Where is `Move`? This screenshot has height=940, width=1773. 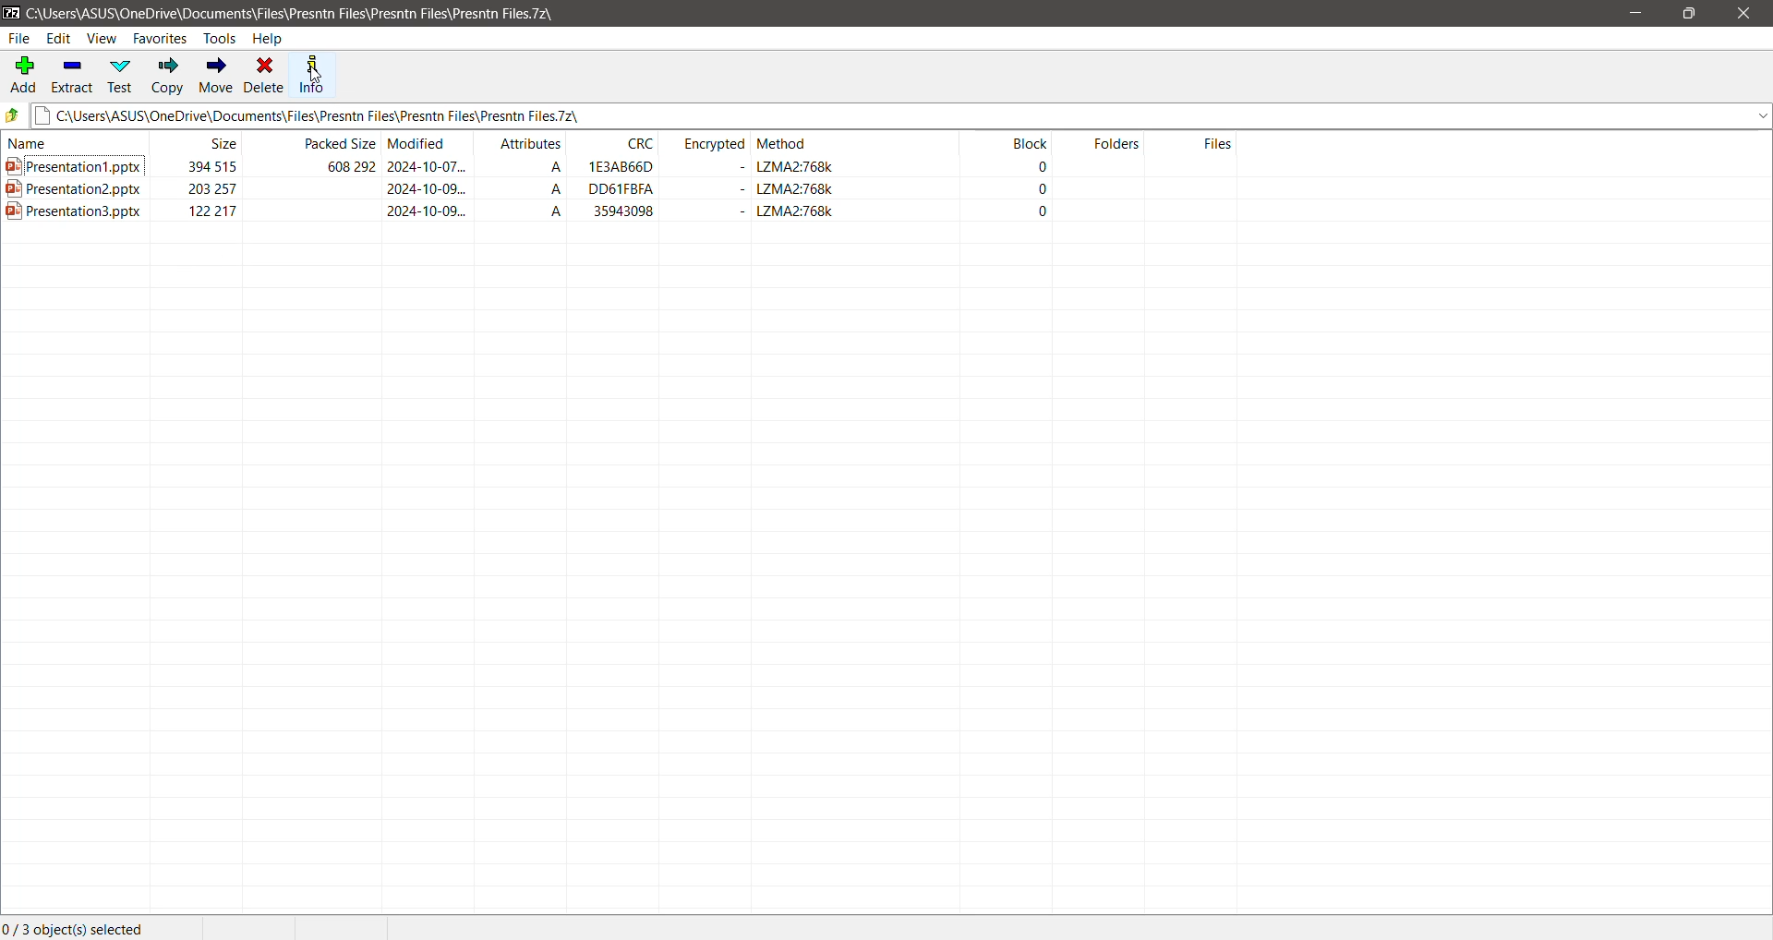
Move is located at coordinates (216, 76).